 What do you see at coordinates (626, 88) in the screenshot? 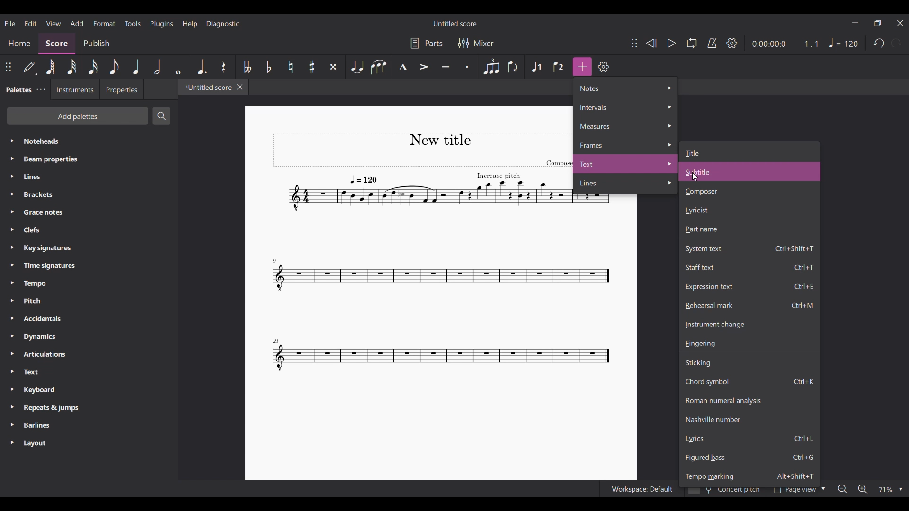
I see `Note options` at bounding box center [626, 88].